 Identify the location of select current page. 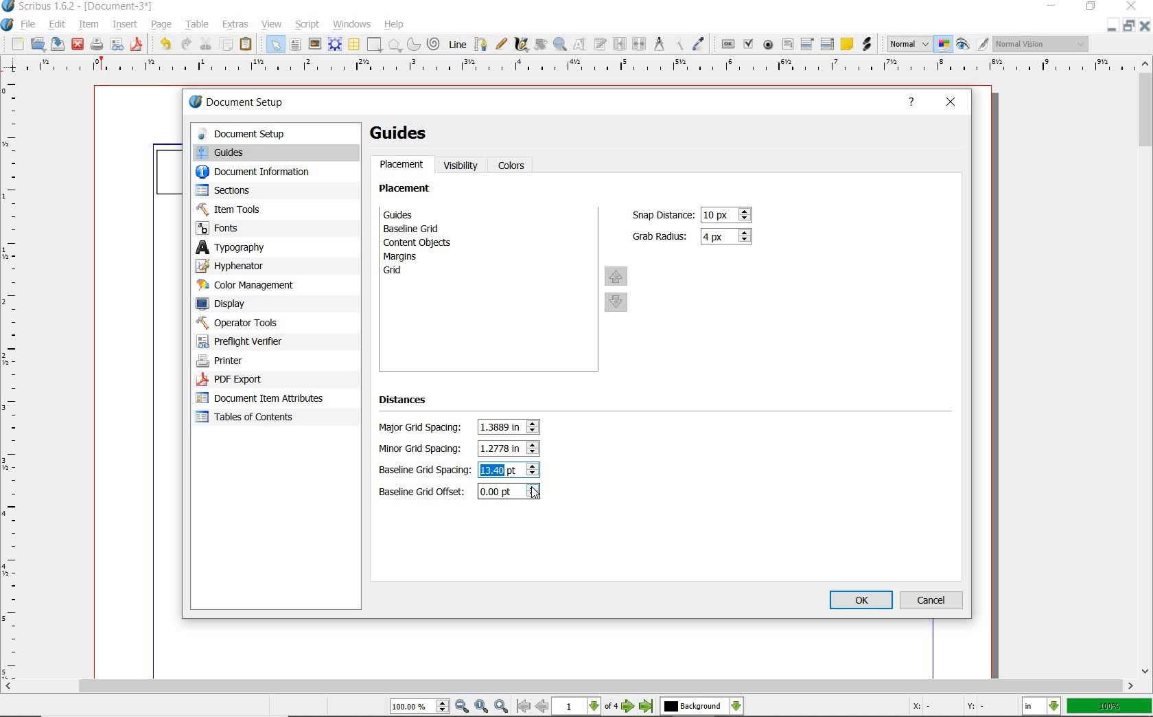
(587, 707).